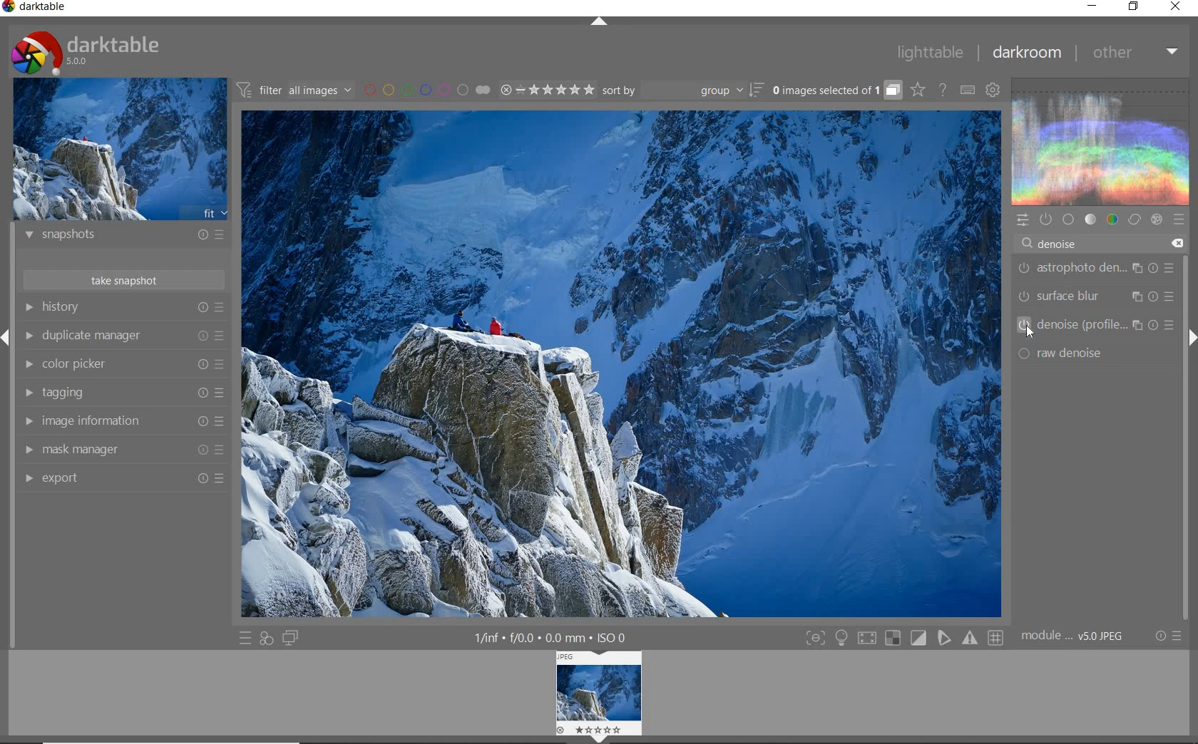  Describe the element at coordinates (121, 364) in the screenshot. I see `color picker` at that location.